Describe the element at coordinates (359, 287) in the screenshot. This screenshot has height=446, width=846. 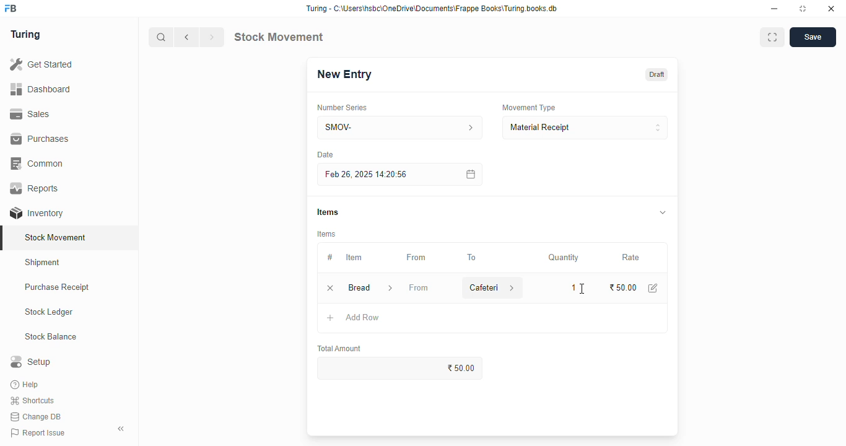
I see `bread` at that location.